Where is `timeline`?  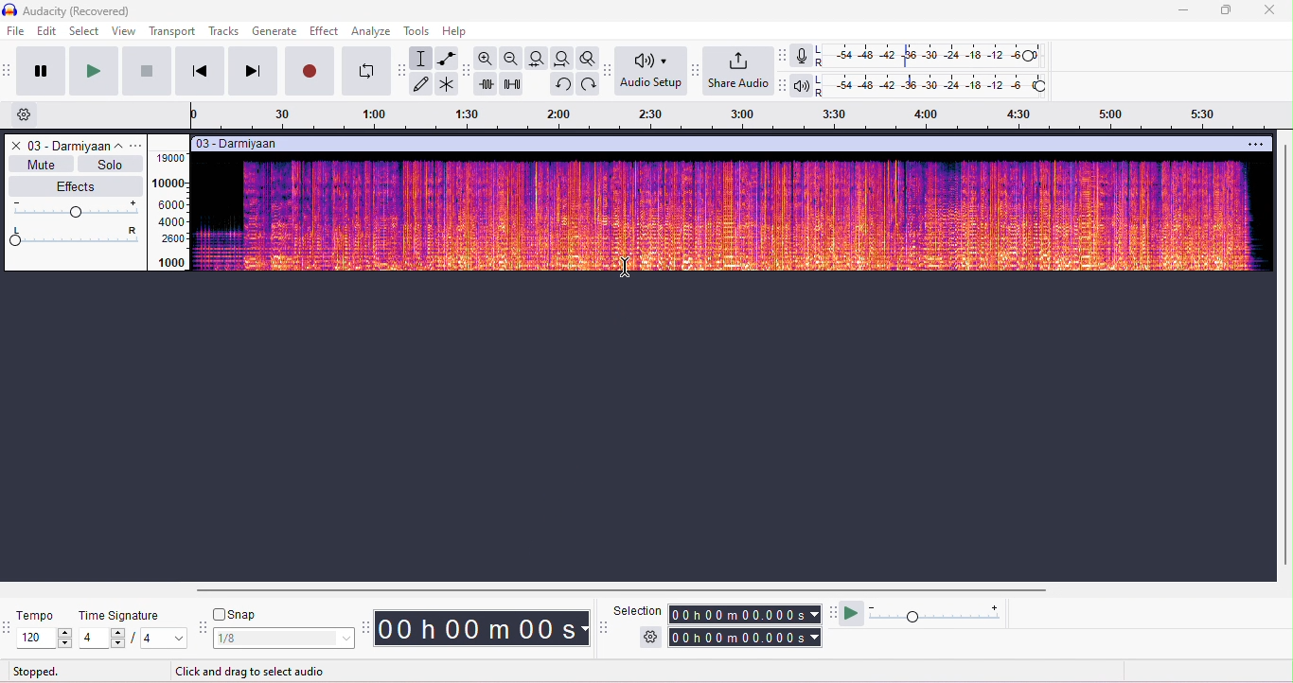
timeline is located at coordinates (737, 115).